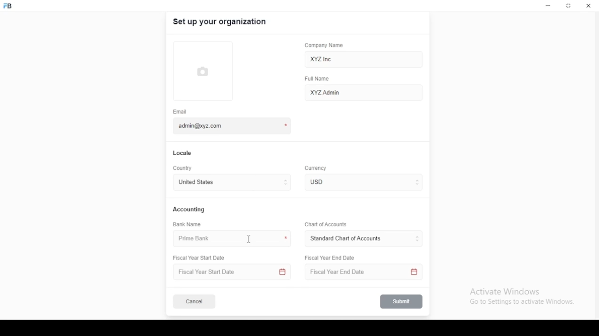 The image size is (599, 336). I want to click on Fiscal Year End Date, so click(330, 258).